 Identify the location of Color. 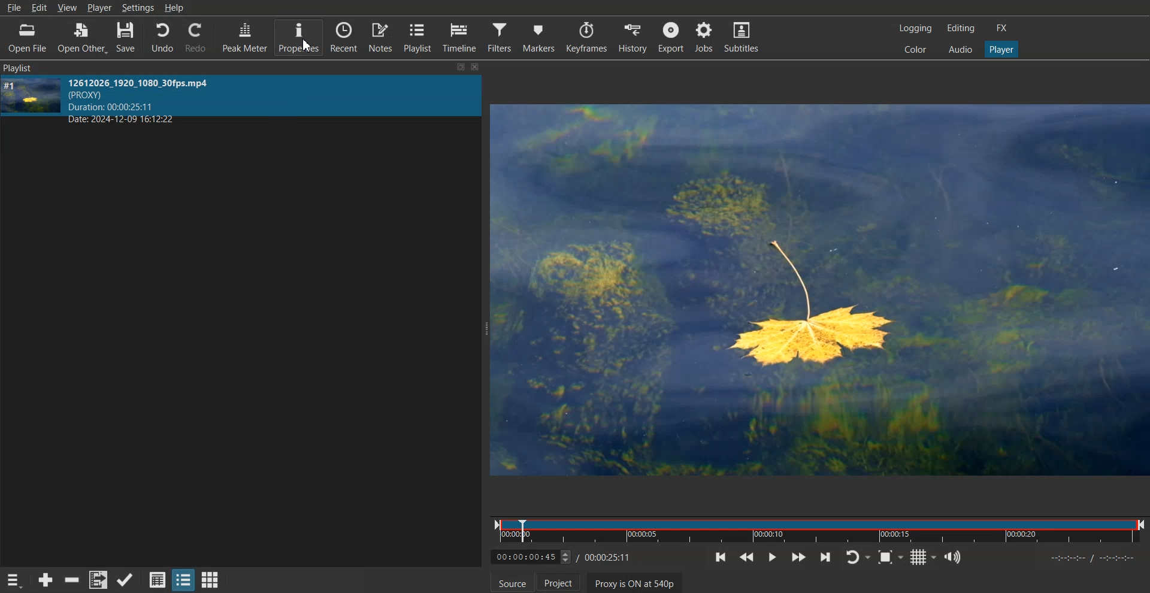
(916, 49).